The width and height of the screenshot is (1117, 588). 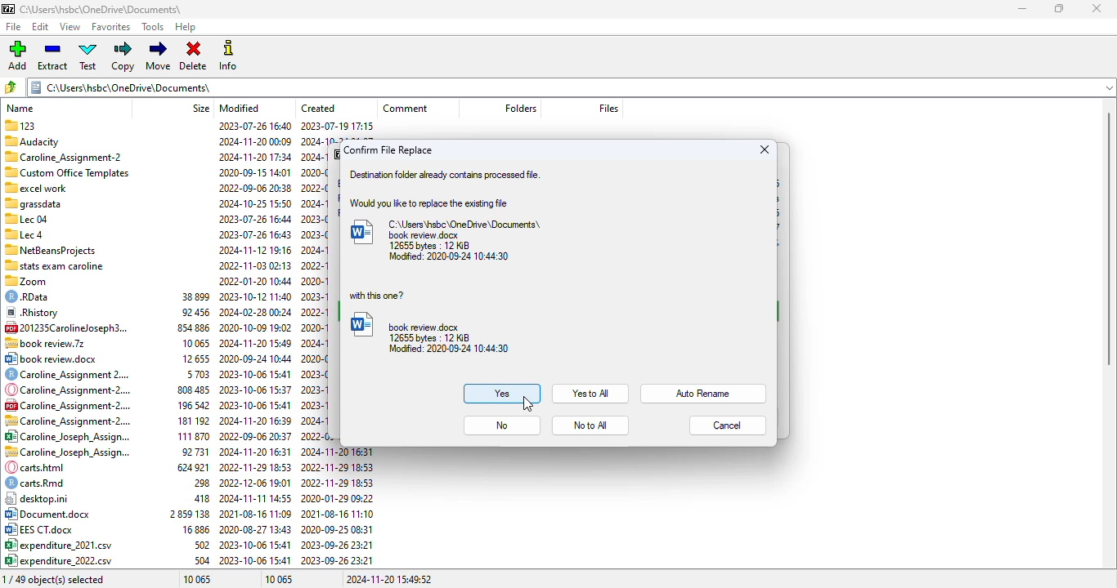 I want to click on no, so click(x=504, y=425).